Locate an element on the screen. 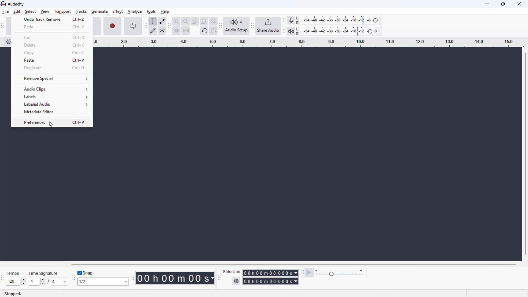 This screenshot has width=528, height=297. record is located at coordinates (113, 26).